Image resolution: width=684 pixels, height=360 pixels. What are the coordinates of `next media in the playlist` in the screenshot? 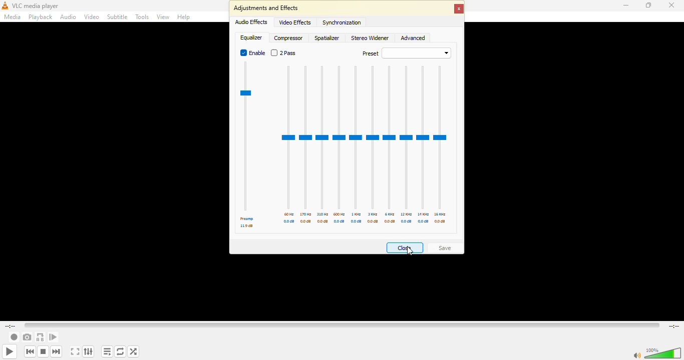 It's located at (56, 351).